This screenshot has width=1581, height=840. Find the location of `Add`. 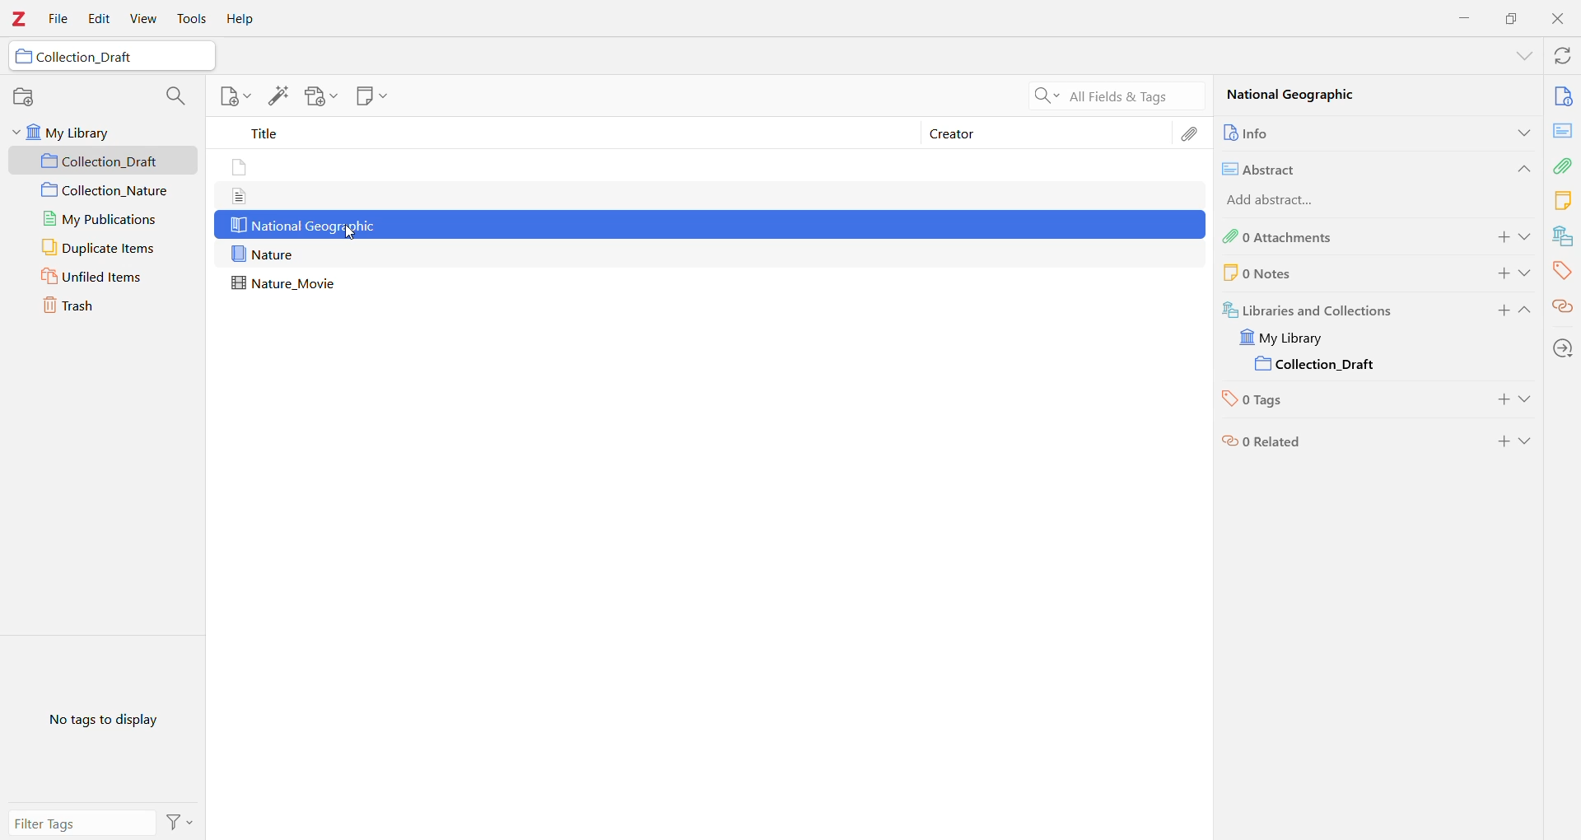

Add is located at coordinates (1501, 402).